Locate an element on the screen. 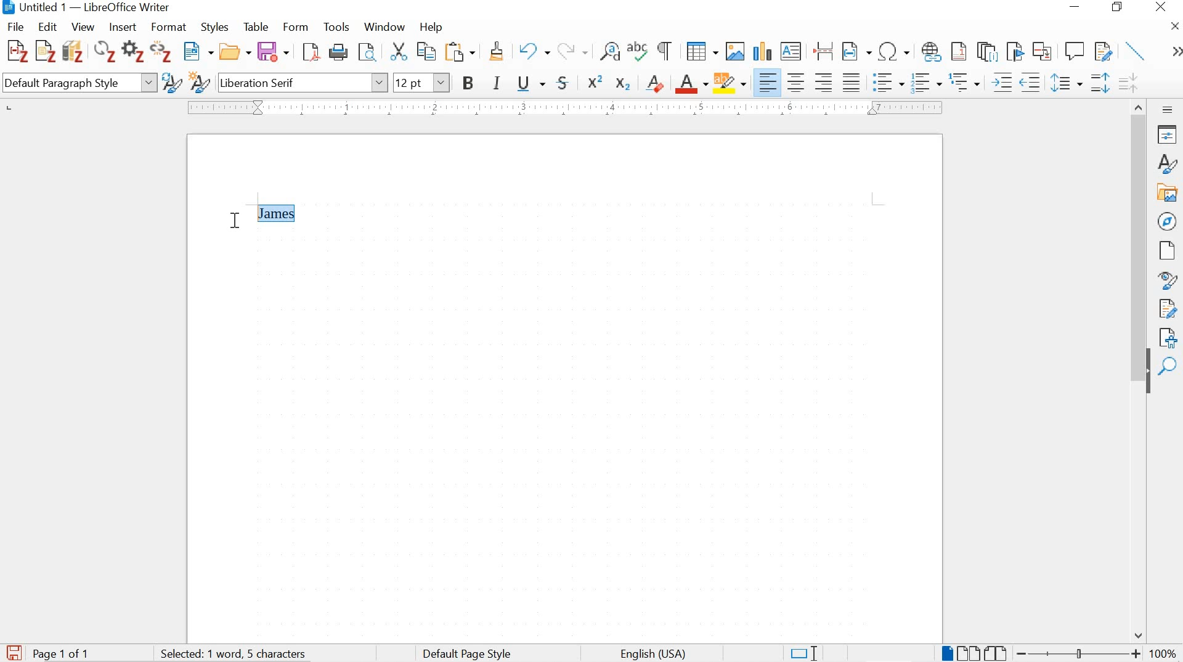 Image resolution: width=1183 pixels, height=662 pixels. scrollbar is located at coordinates (1139, 229).